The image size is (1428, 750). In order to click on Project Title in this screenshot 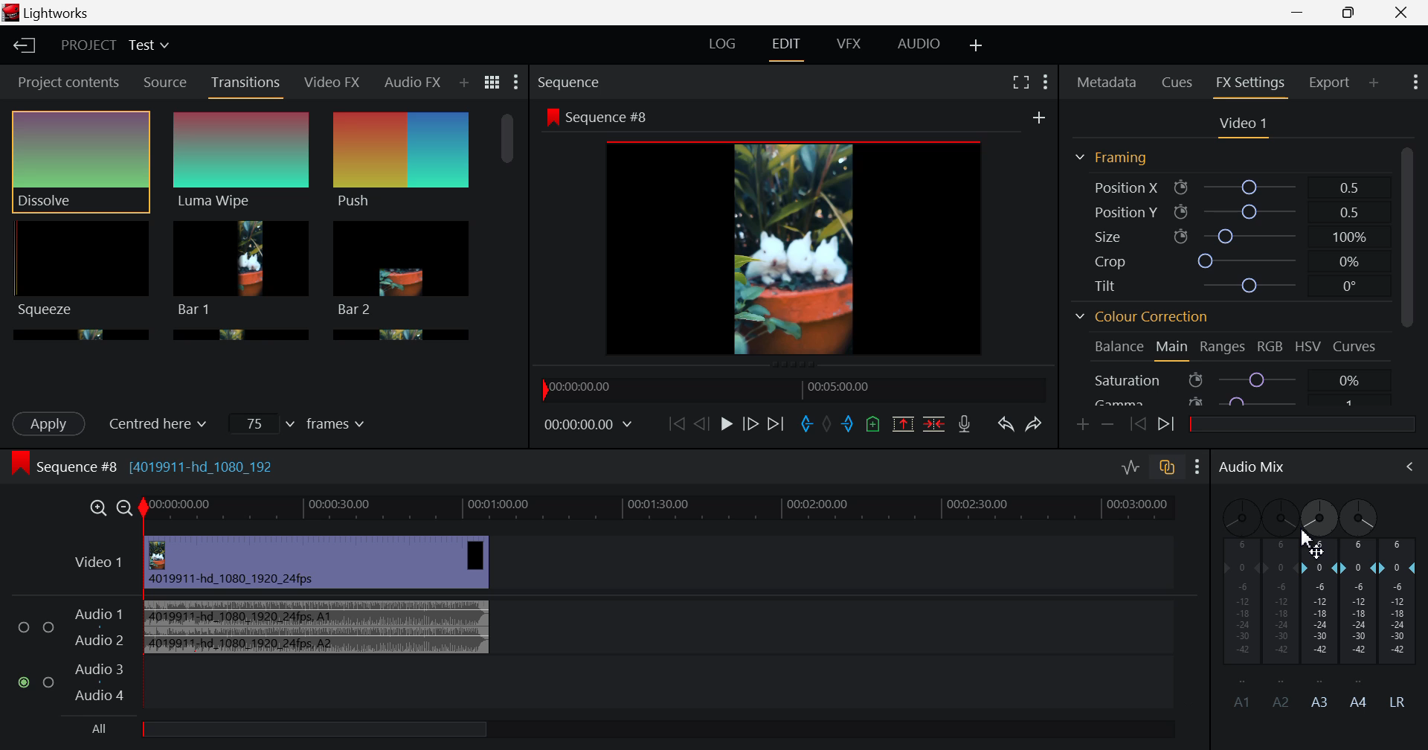, I will do `click(118, 45)`.